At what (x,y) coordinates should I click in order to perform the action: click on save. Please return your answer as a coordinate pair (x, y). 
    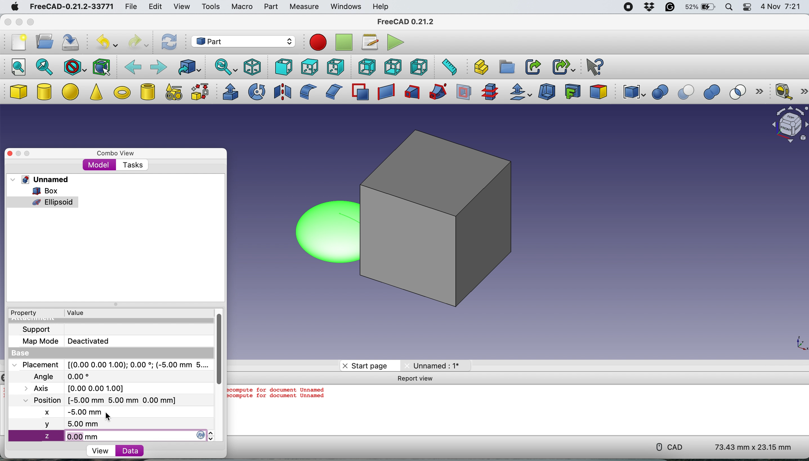
    Looking at the image, I should click on (72, 43).